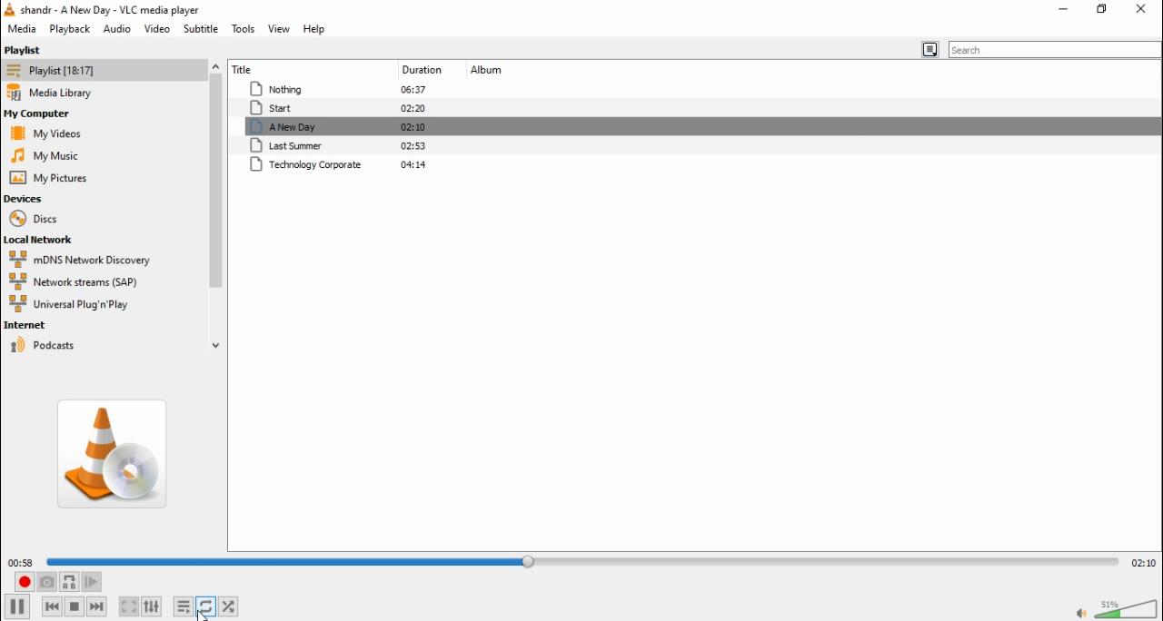 The width and height of the screenshot is (1163, 621). What do you see at coordinates (927, 50) in the screenshot?
I see `toggle playlist view` at bounding box center [927, 50].